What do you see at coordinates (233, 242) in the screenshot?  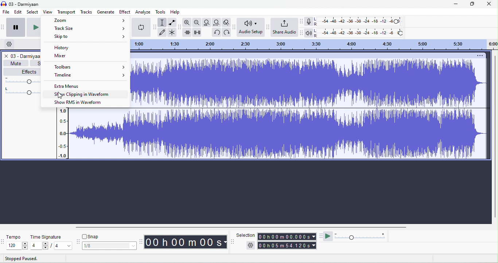 I see `selection toolbar` at bounding box center [233, 242].